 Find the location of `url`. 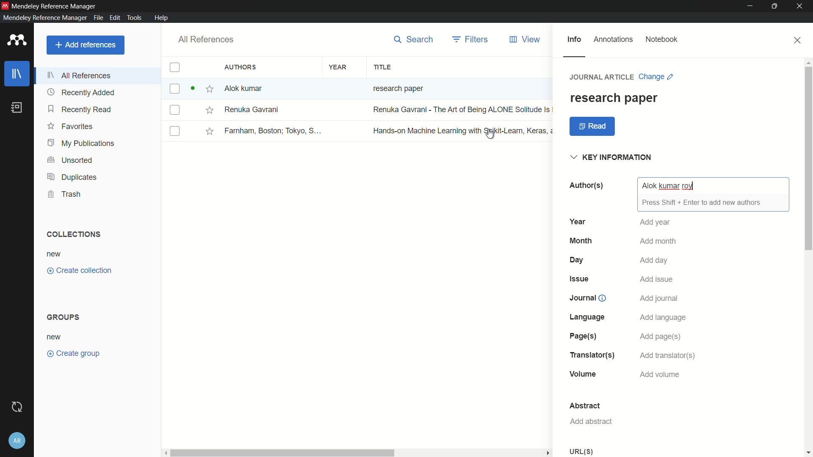

url is located at coordinates (583, 451).